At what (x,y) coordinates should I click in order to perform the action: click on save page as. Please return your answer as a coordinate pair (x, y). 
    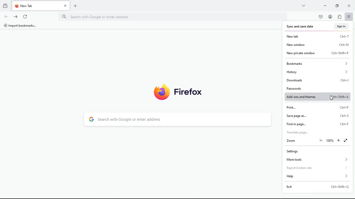
    Looking at the image, I should click on (316, 116).